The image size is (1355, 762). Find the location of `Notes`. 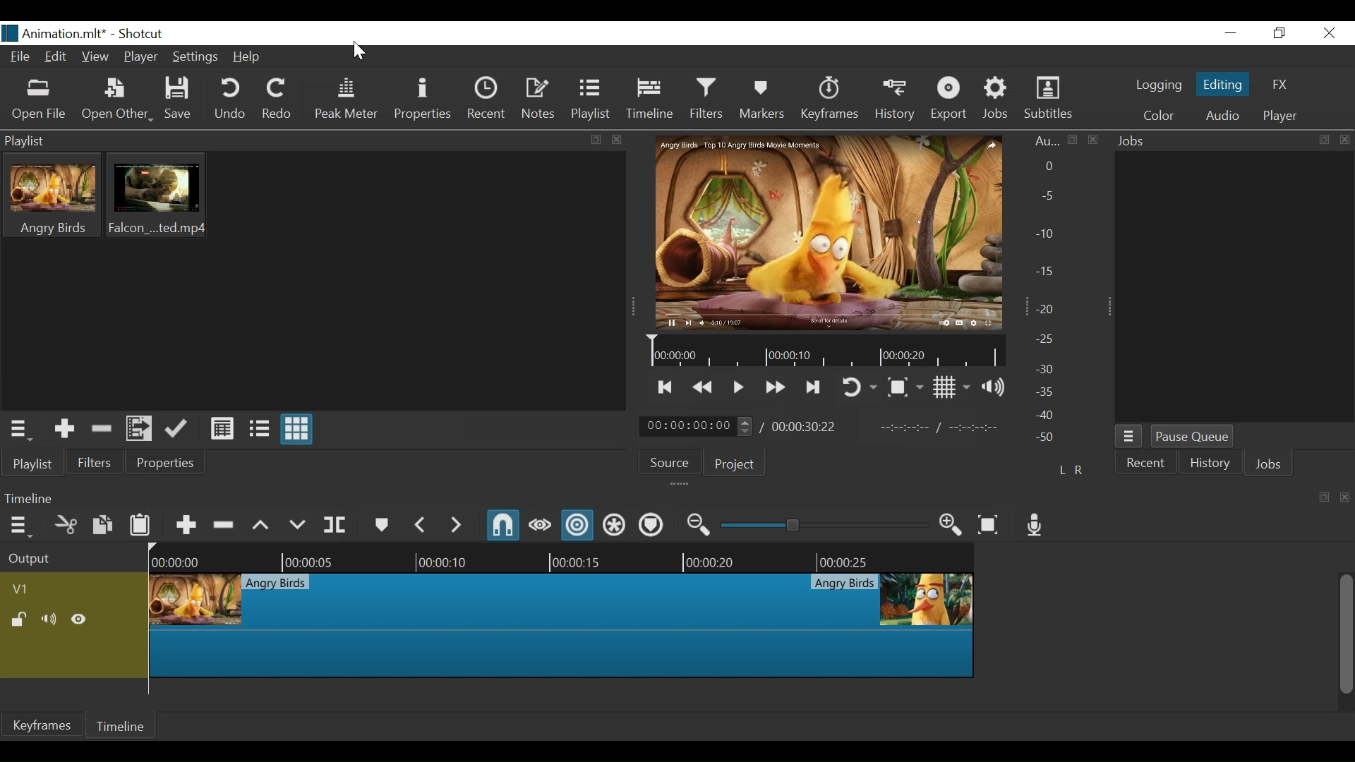

Notes is located at coordinates (539, 99).